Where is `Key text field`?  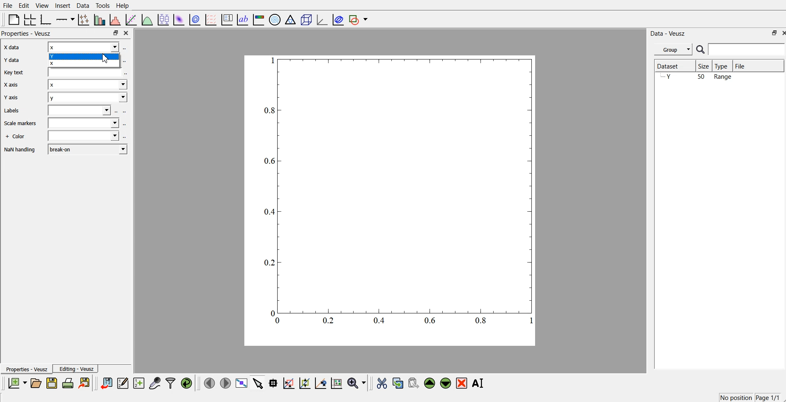
Key text field is located at coordinates (84, 73).